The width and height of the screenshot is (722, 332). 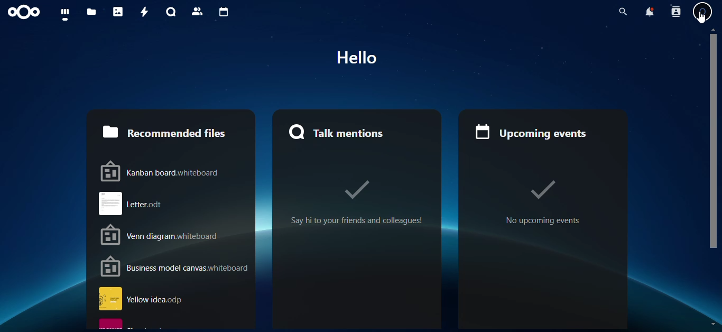 What do you see at coordinates (357, 57) in the screenshot?
I see `hello` at bounding box center [357, 57].